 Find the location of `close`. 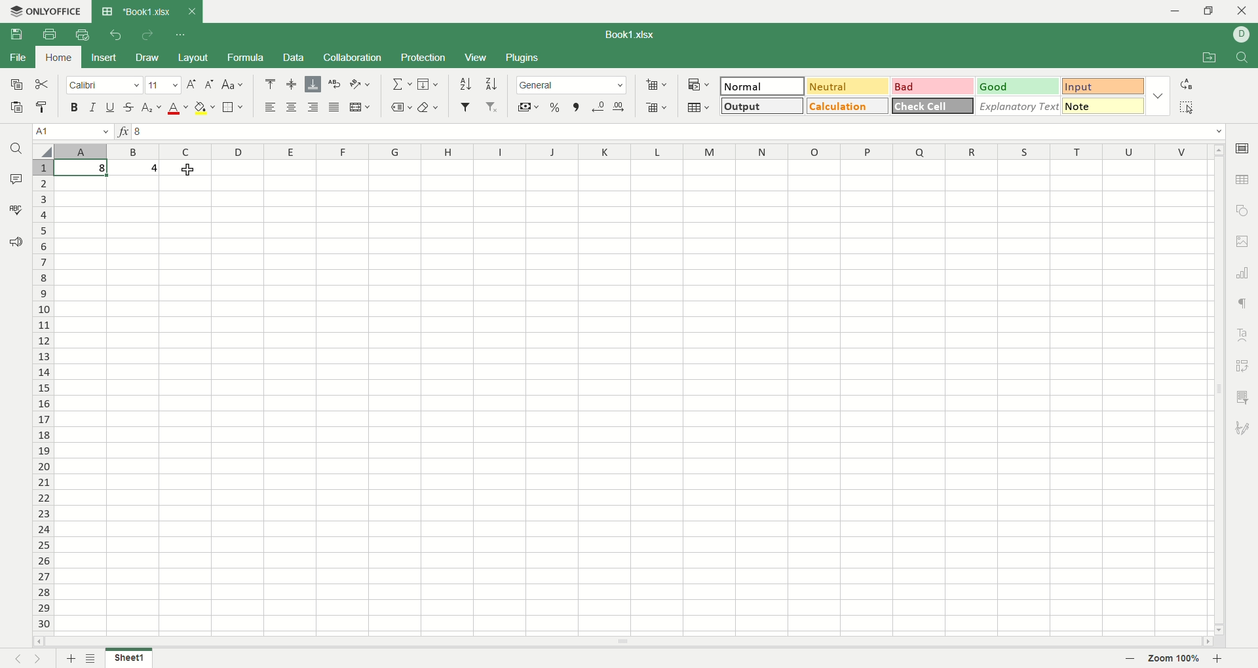

close is located at coordinates (1243, 11).